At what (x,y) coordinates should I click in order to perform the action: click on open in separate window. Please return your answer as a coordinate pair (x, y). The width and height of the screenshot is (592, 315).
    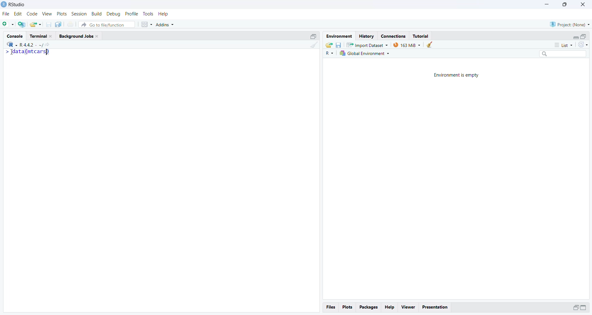
    Looking at the image, I should click on (576, 307).